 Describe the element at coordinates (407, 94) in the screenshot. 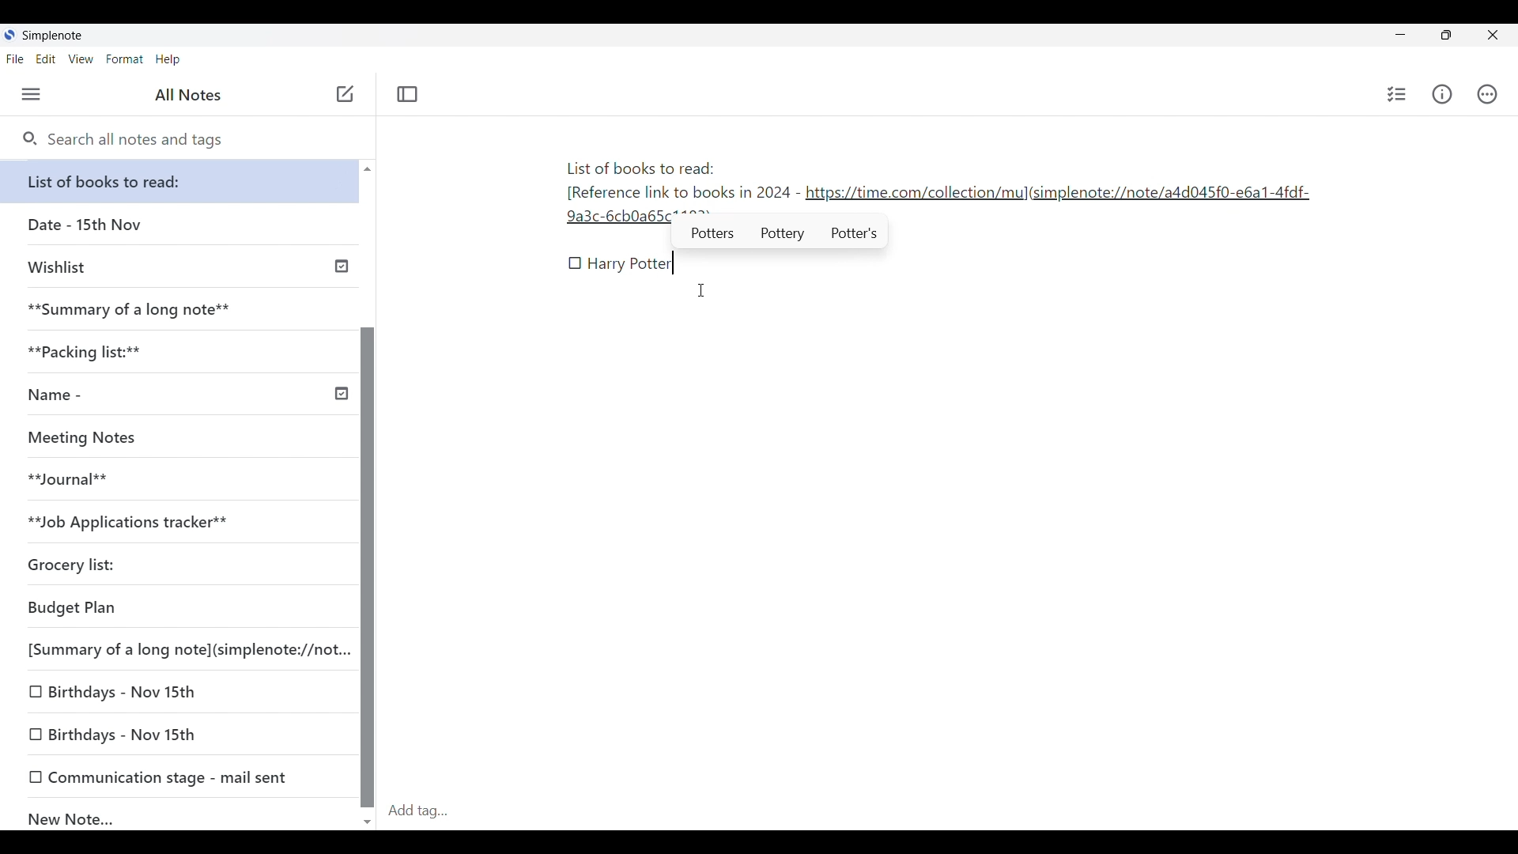

I see `Toggle focus mode` at that location.